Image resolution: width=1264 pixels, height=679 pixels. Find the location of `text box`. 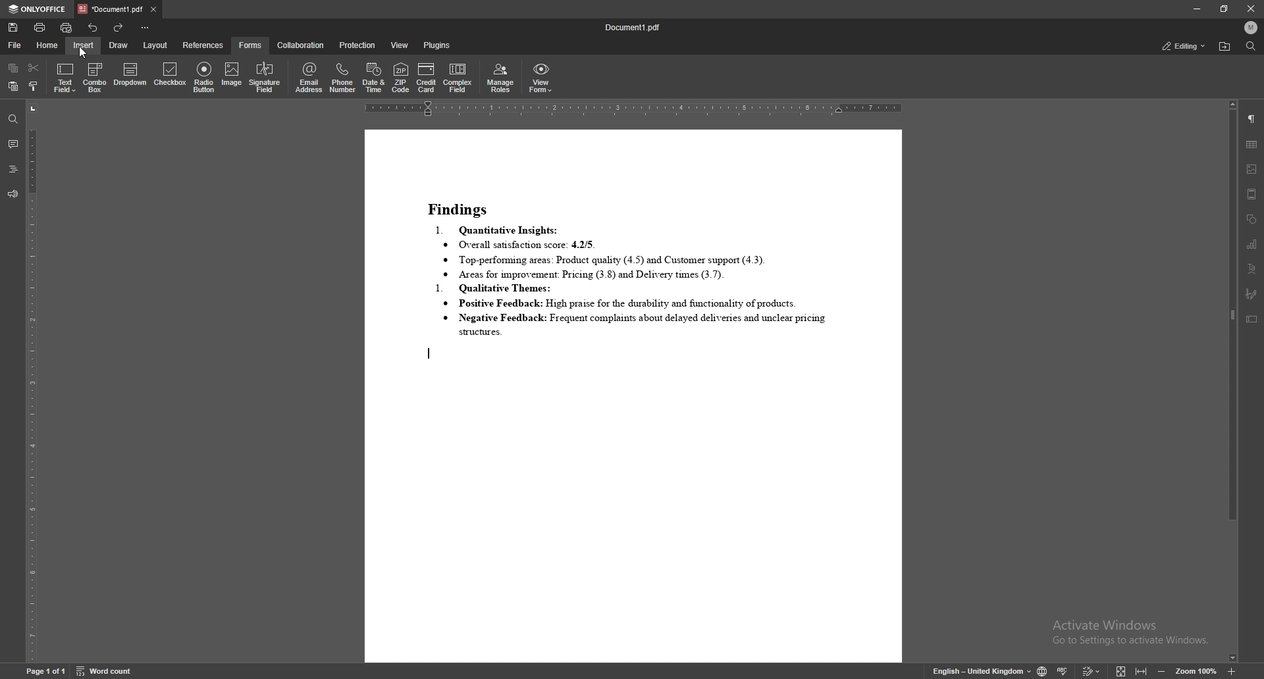

text box is located at coordinates (1251, 319).